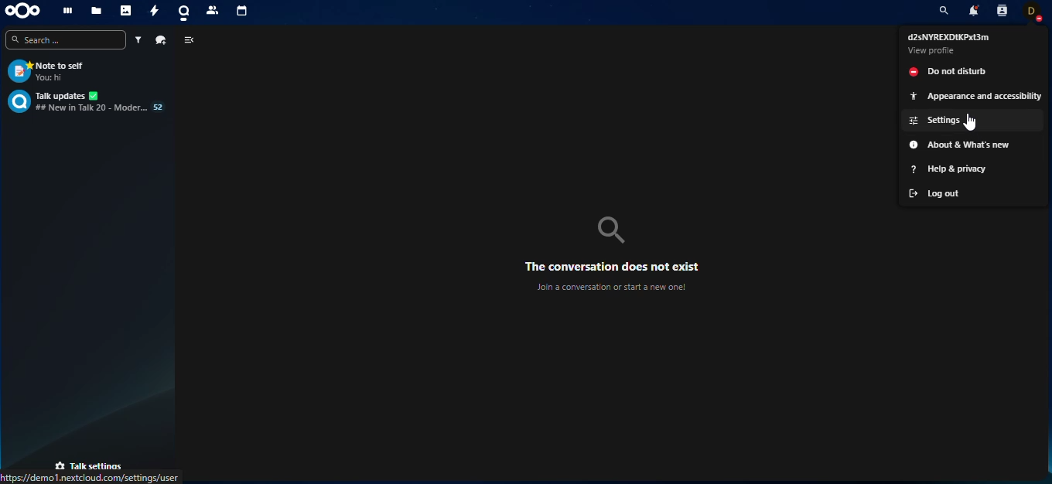 The height and width of the screenshot is (484, 1052). I want to click on activity, so click(152, 12).